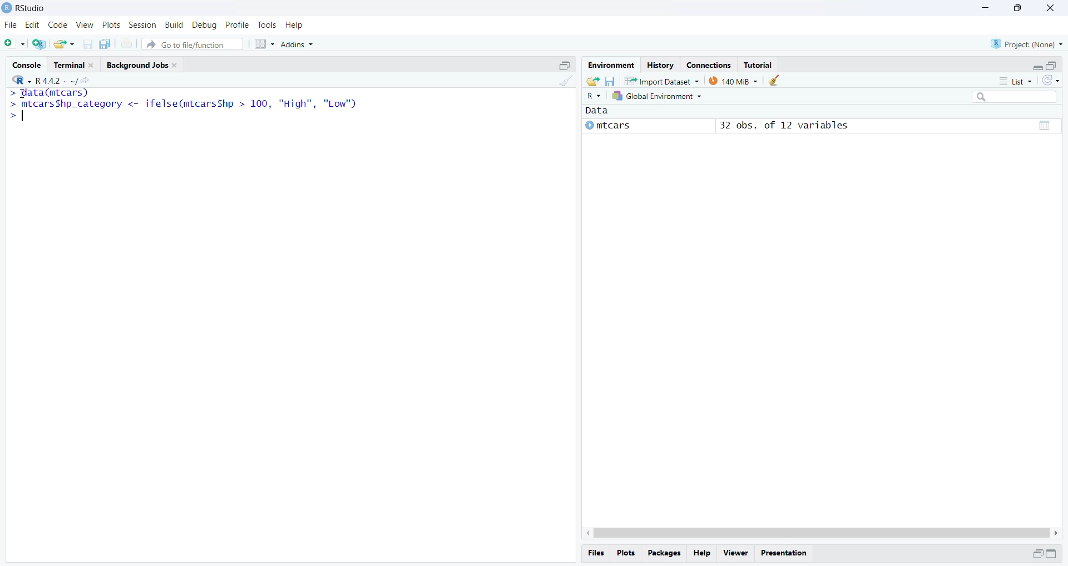  What do you see at coordinates (204, 24) in the screenshot?
I see `Debug` at bounding box center [204, 24].